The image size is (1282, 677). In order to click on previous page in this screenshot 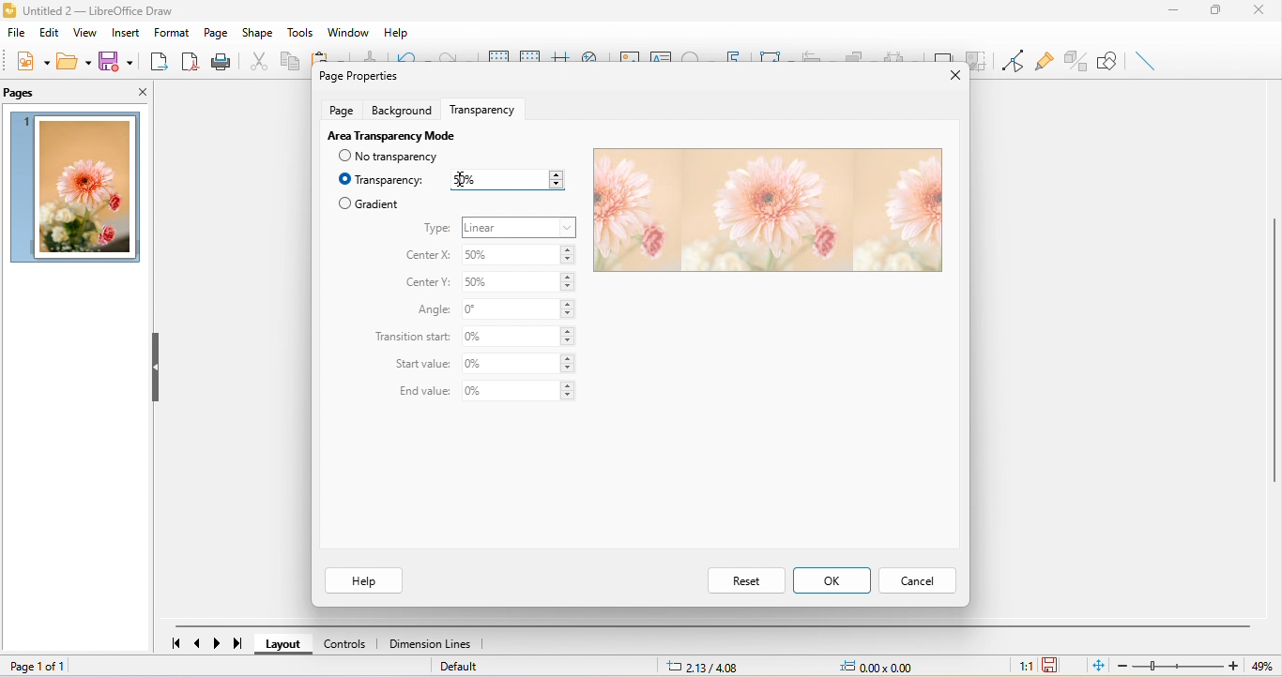, I will do `click(200, 641)`.